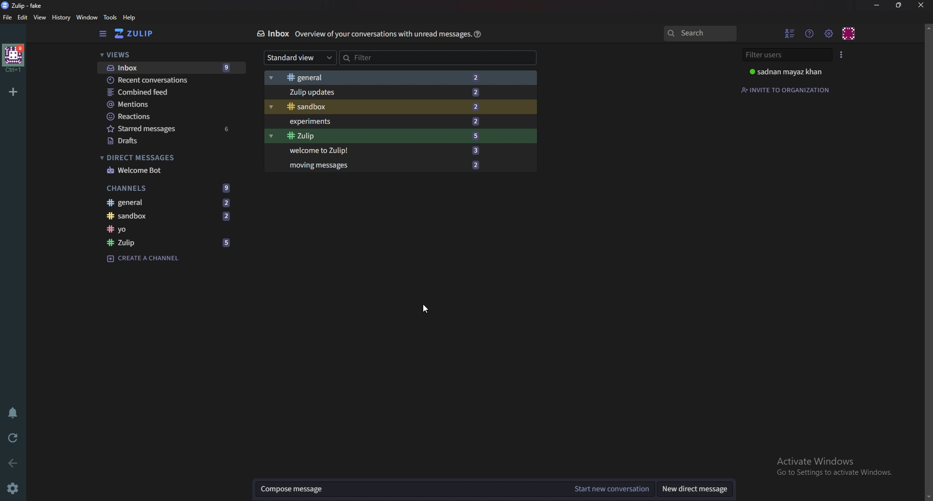 This screenshot has height=501, width=933. I want to click on Zulip, so click(386, 137).